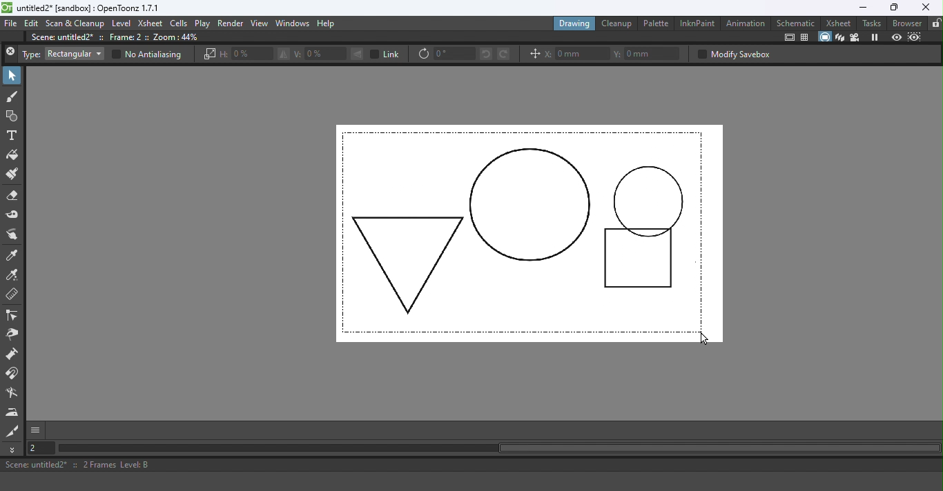 This screenshot has width=943, height=491. I want to click on More tools, so click(14, 450).